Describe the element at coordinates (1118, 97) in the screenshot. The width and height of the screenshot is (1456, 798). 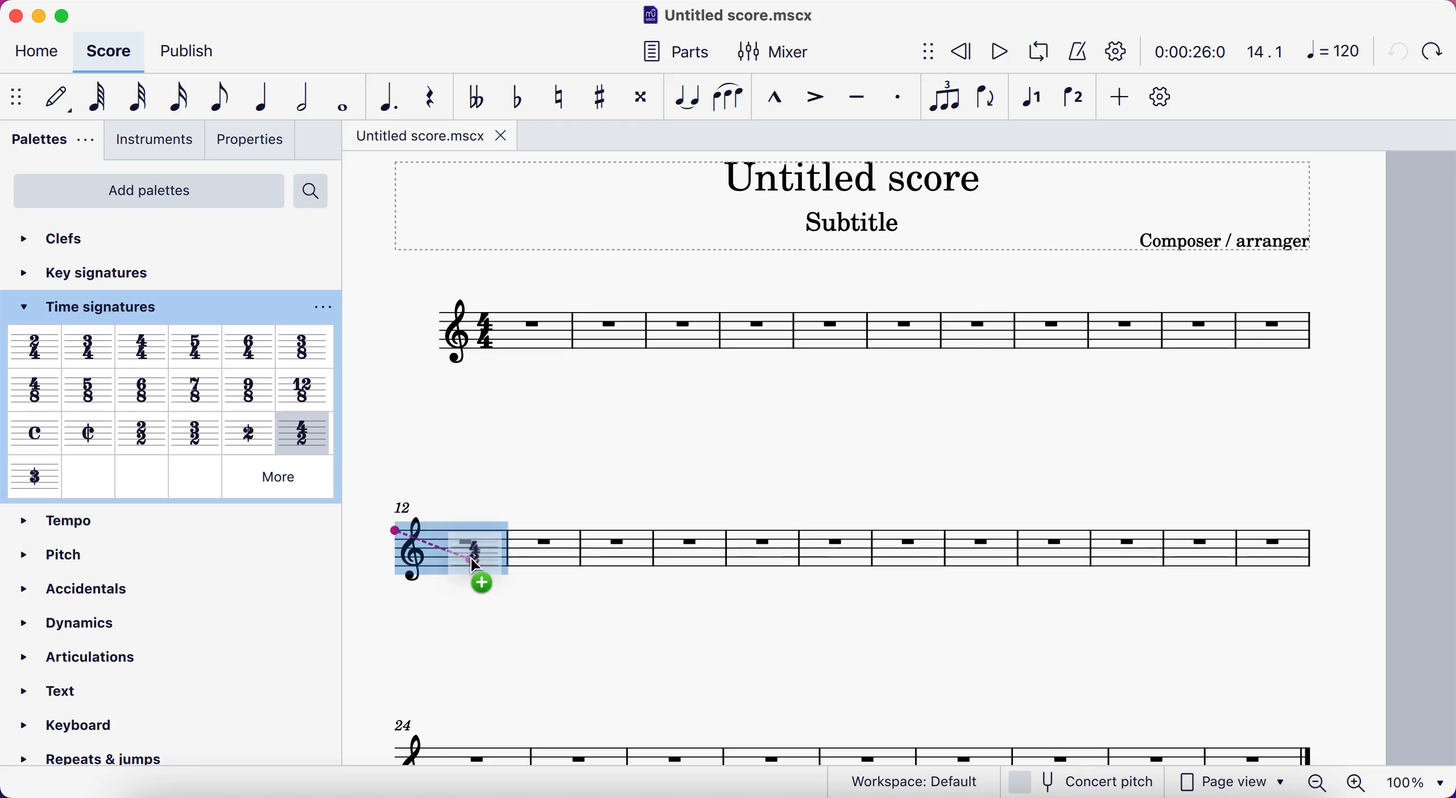
I see `add` at that location.